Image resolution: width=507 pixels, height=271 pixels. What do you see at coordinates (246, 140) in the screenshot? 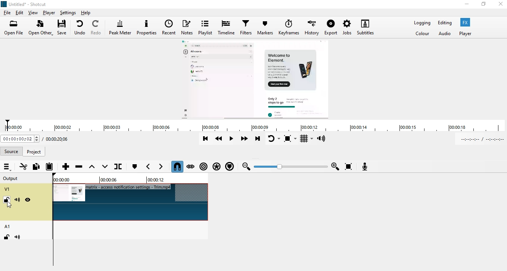
I see `Play quickly forward` at bounding box center [246, 140].